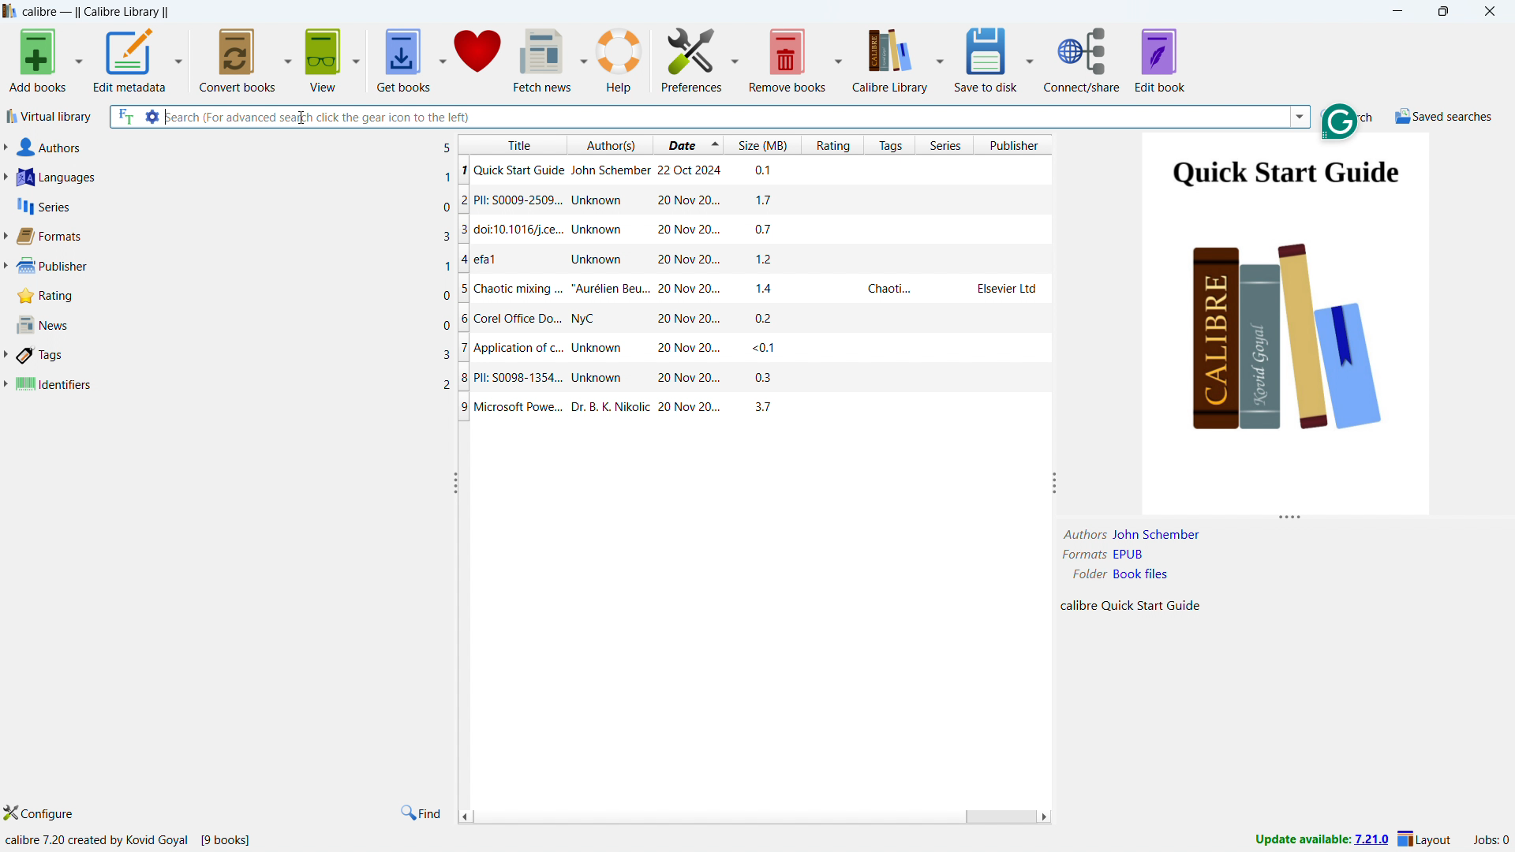 This screenshot has width=1515, height=852. What do you see at coordinates (129, 60) in the screenshot?
I see `edit metadata` at bounding box center [129, 60].